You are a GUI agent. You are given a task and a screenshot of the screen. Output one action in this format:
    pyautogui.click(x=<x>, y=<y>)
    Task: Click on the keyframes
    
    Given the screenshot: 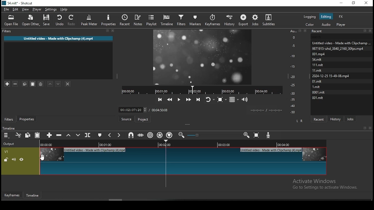 What is the action you would take?
    pyautogui.click(x=213, y=20)
    